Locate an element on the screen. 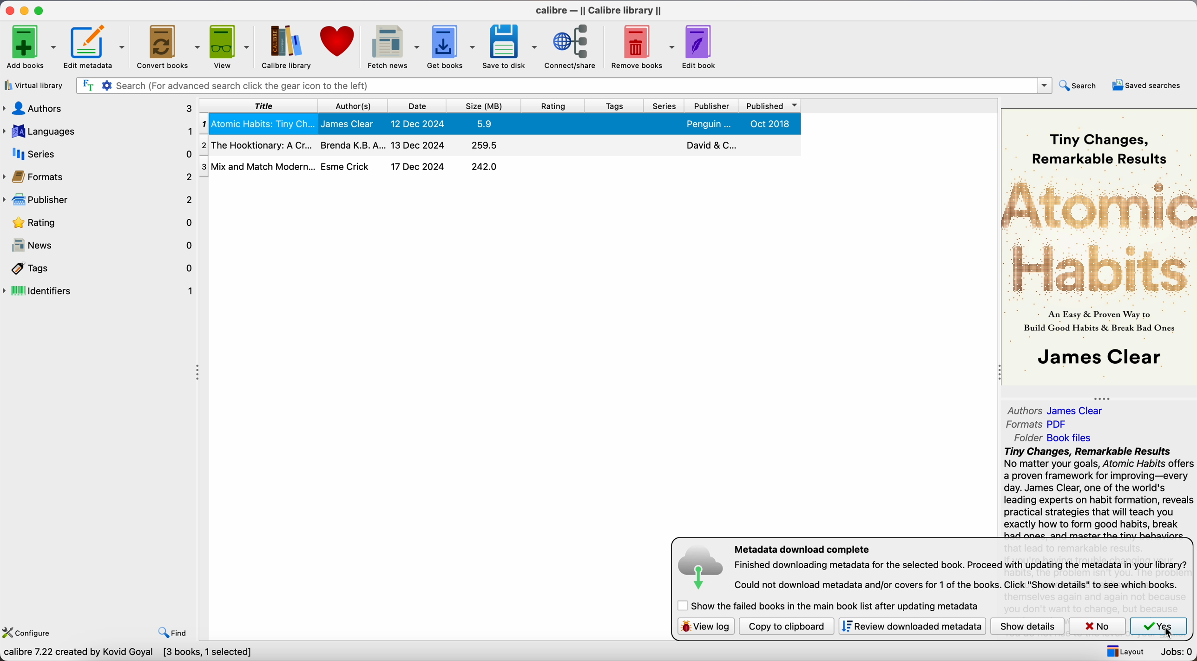 This screenshot has height=661, width=1197. Penguin... is located at coordinates (708, 124).